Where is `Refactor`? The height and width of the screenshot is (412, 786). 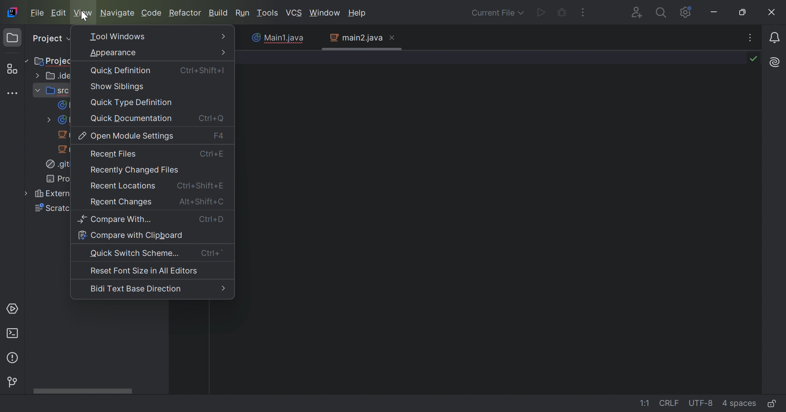
Refactor is located at coordinates (186, 13).